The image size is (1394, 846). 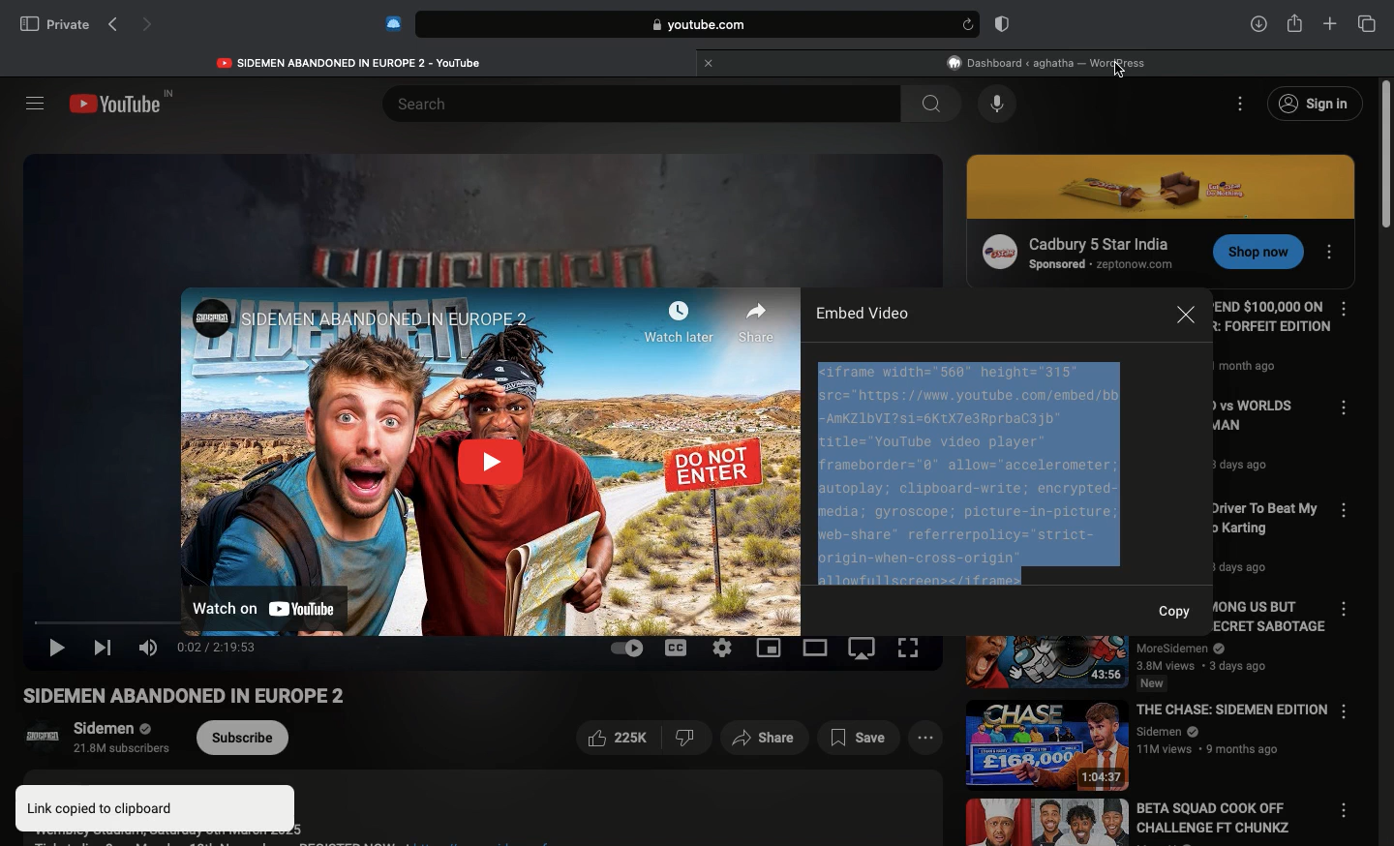 What do you see at coordinates (149, 26) in the screenshot?
I see `Next page` at bounding box center [149, 26].